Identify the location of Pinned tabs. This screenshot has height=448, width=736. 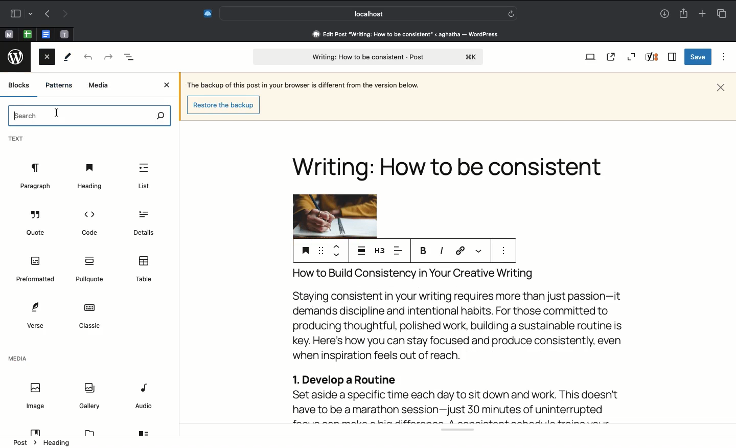
(45, 34).